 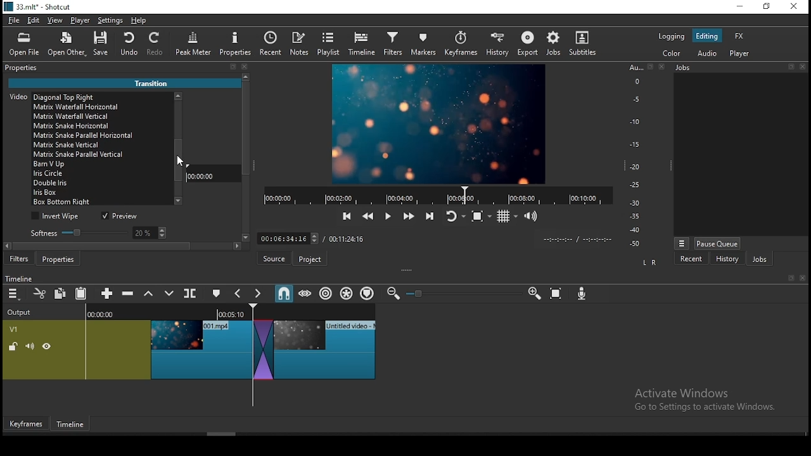 What do you see at coordinates (707, 37) in the screenshot?
I see `editing` at bounding box center [707, 37].